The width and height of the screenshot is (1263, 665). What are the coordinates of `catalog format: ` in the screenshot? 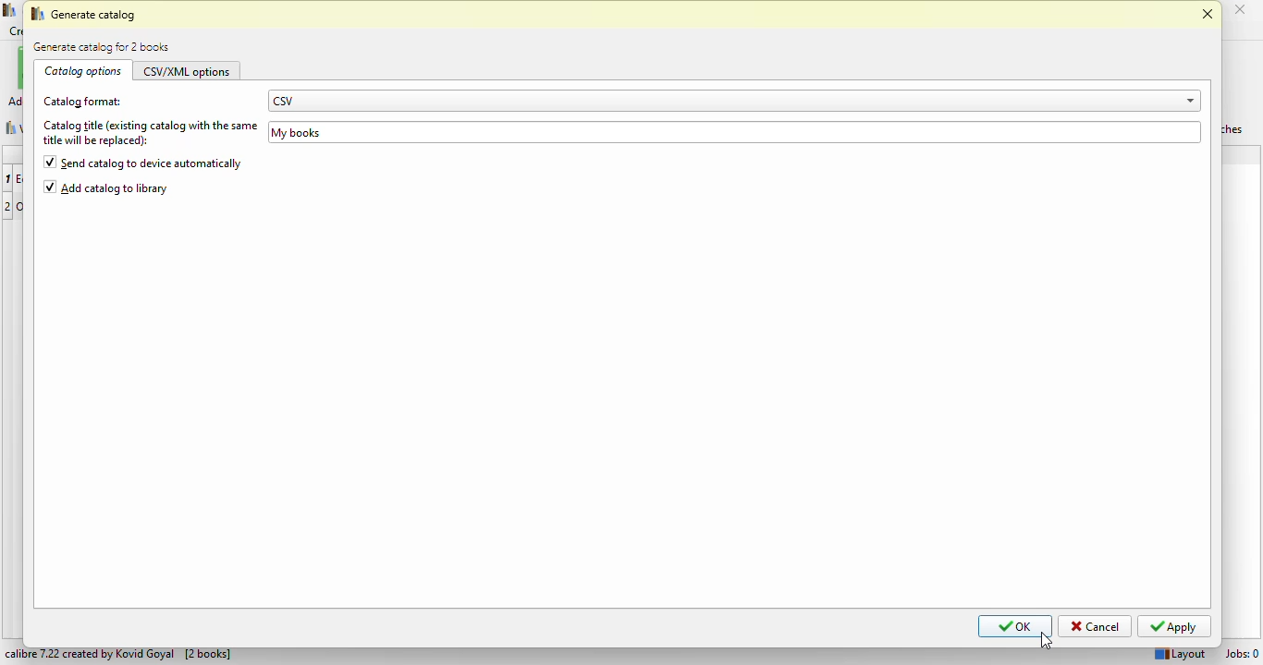 It's located at (82, 102).